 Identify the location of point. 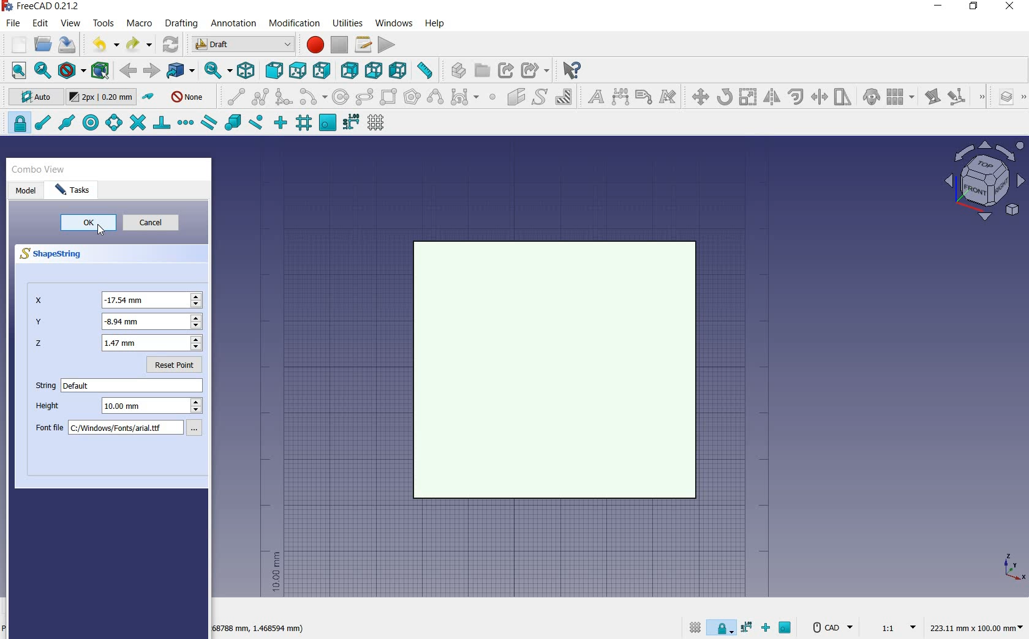
(492, 98).